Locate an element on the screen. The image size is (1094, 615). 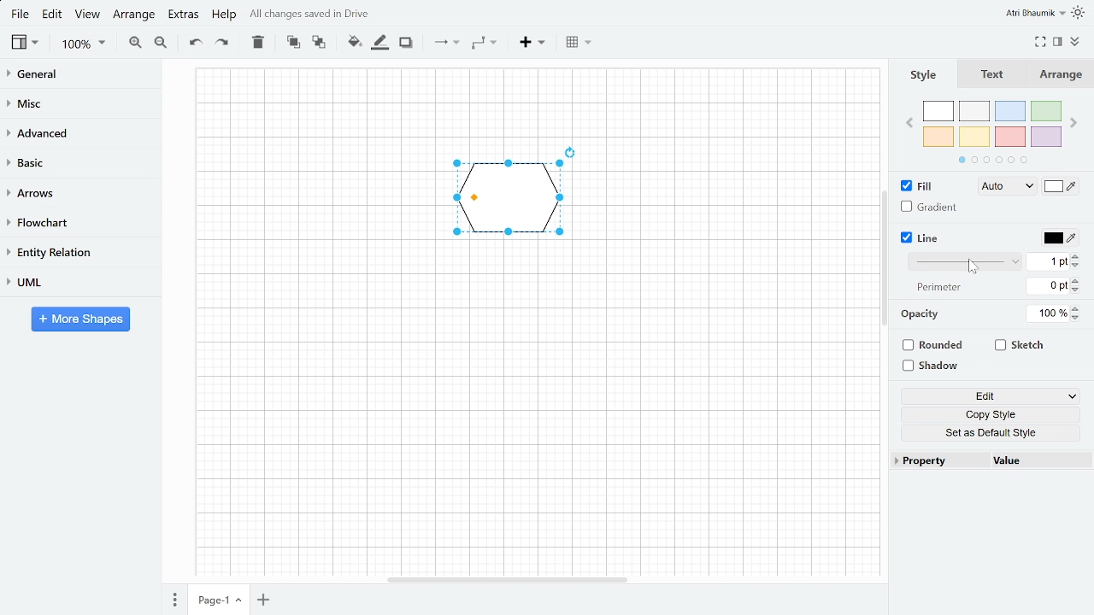
Horizontal scroll bar is located at coordinates (508, 580).